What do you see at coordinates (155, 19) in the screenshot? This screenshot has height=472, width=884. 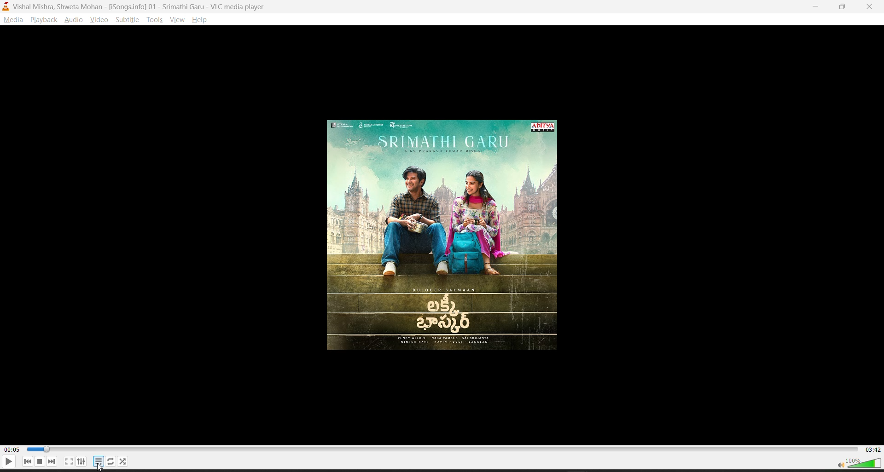 I see `tools` at bounding box center [155, 19].